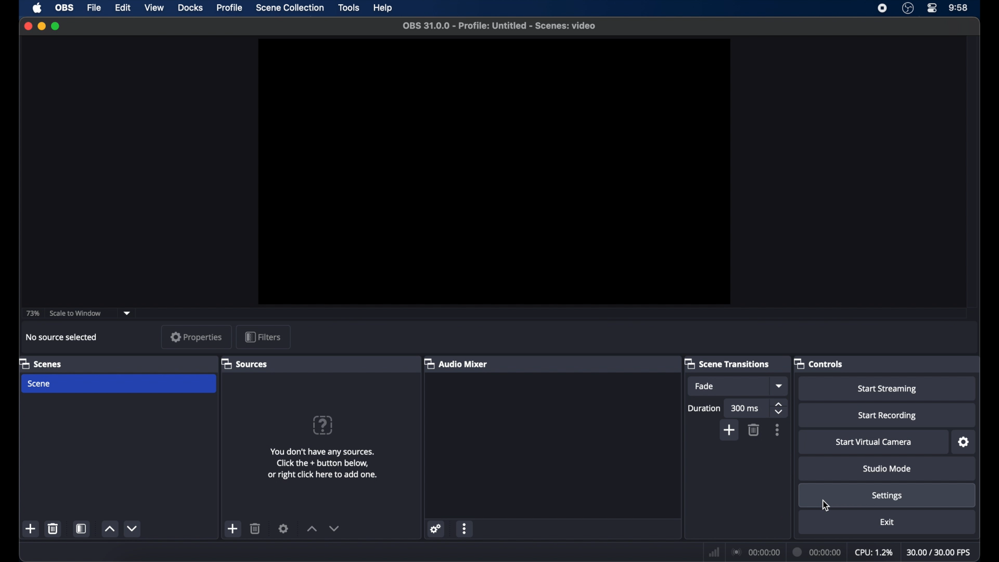 This screenshot has width=999, height=562. Describe the element at coordinates (324, 463) in the screenshot. I see `add sources information` at that location.